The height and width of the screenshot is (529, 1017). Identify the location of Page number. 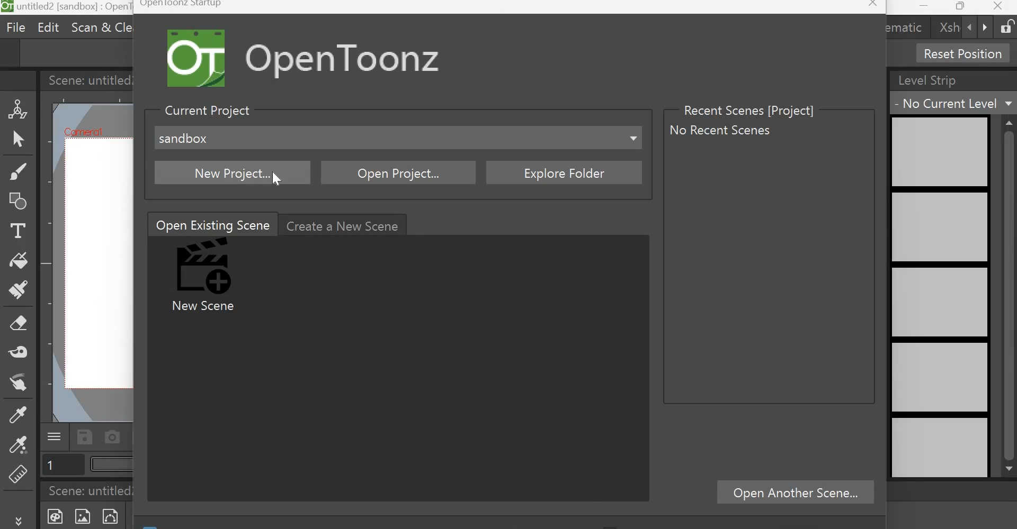
(63, 466).